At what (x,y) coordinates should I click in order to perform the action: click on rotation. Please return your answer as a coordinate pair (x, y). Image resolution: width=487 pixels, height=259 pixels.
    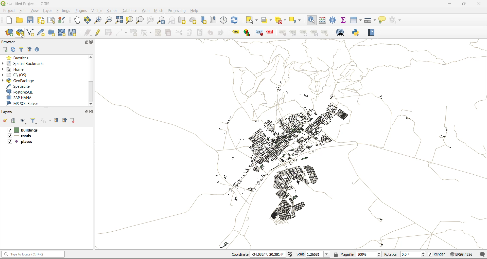
    Looking at the image, I should click on (405, 255).